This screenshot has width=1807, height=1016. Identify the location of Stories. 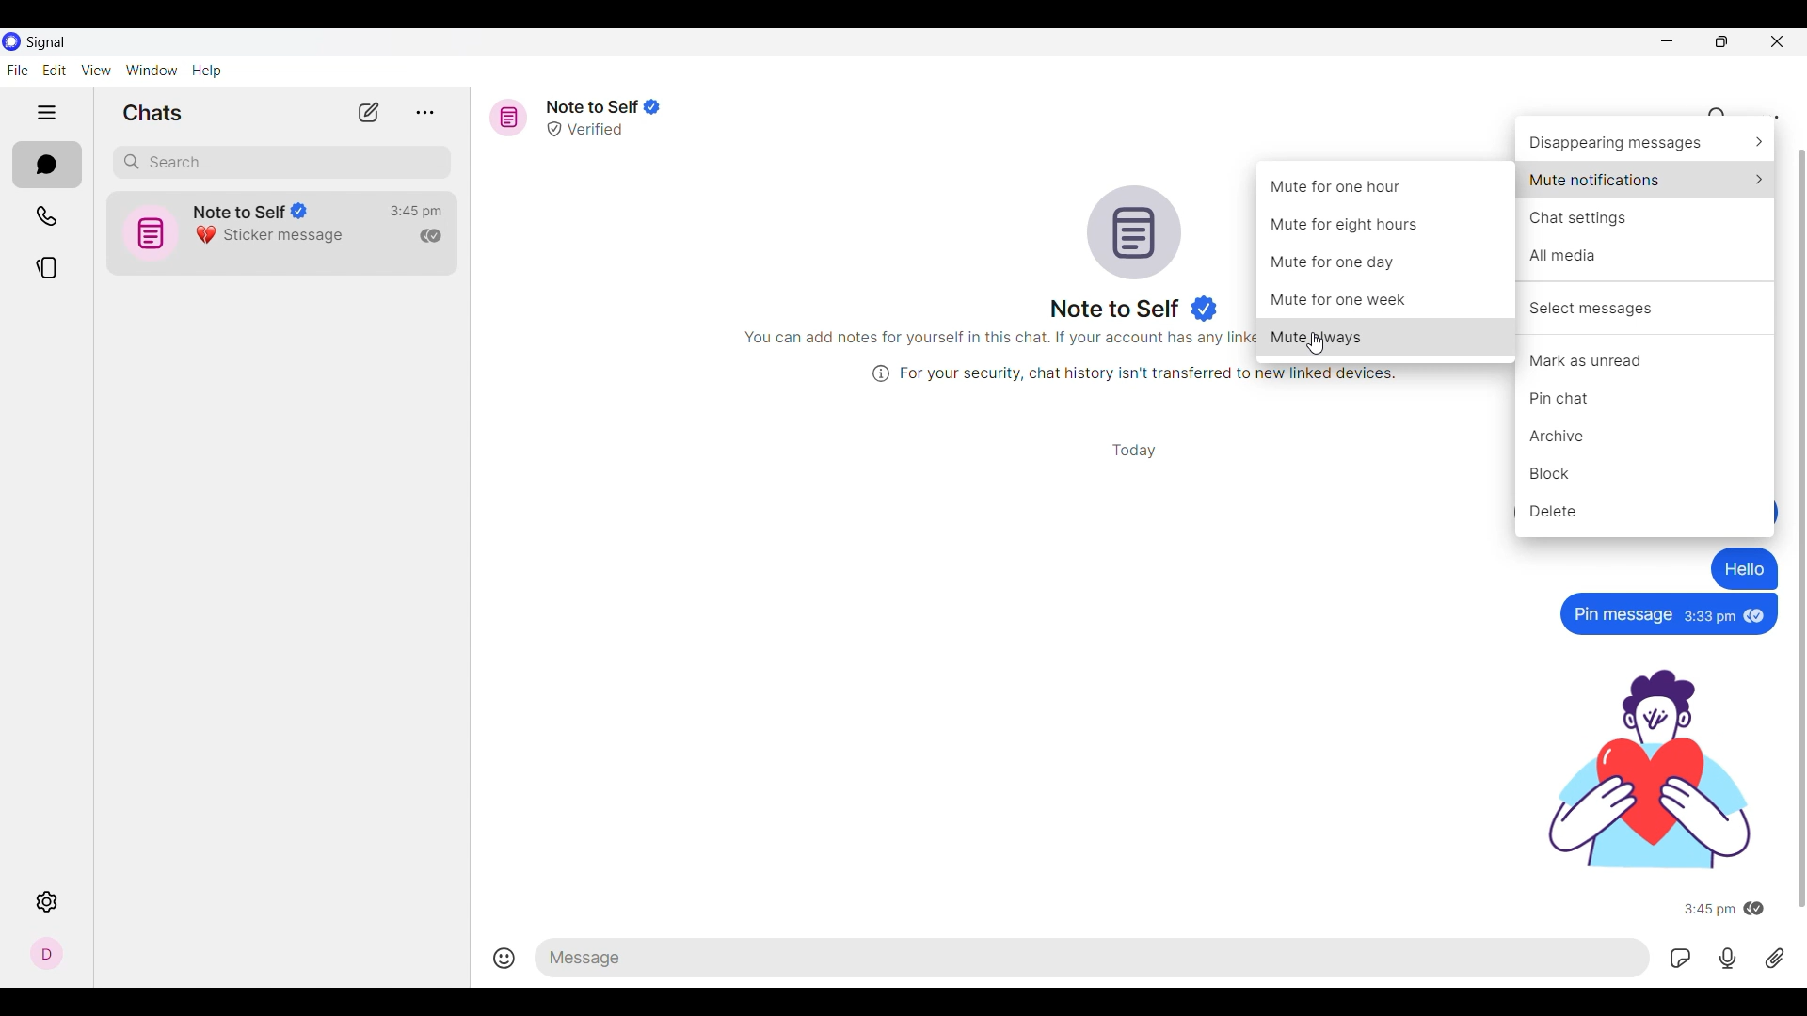
(47, 268).